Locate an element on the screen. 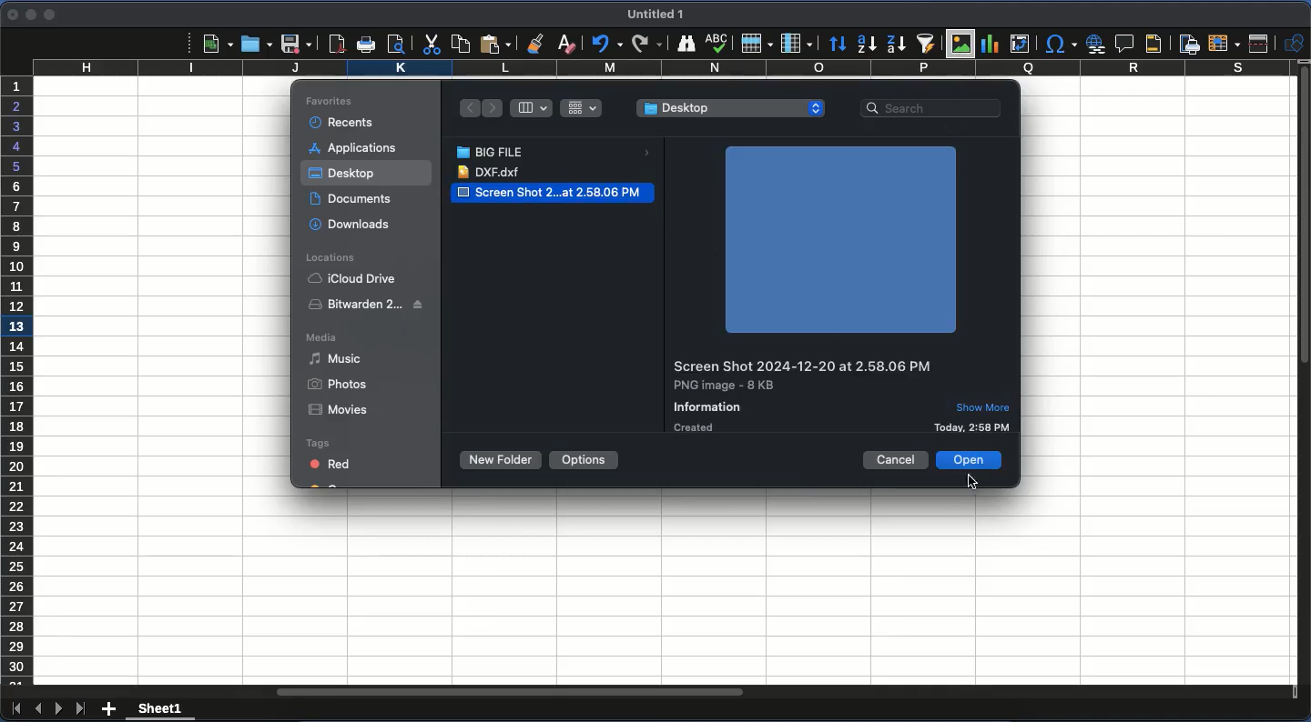  paste is located at coordinates (496, 43).